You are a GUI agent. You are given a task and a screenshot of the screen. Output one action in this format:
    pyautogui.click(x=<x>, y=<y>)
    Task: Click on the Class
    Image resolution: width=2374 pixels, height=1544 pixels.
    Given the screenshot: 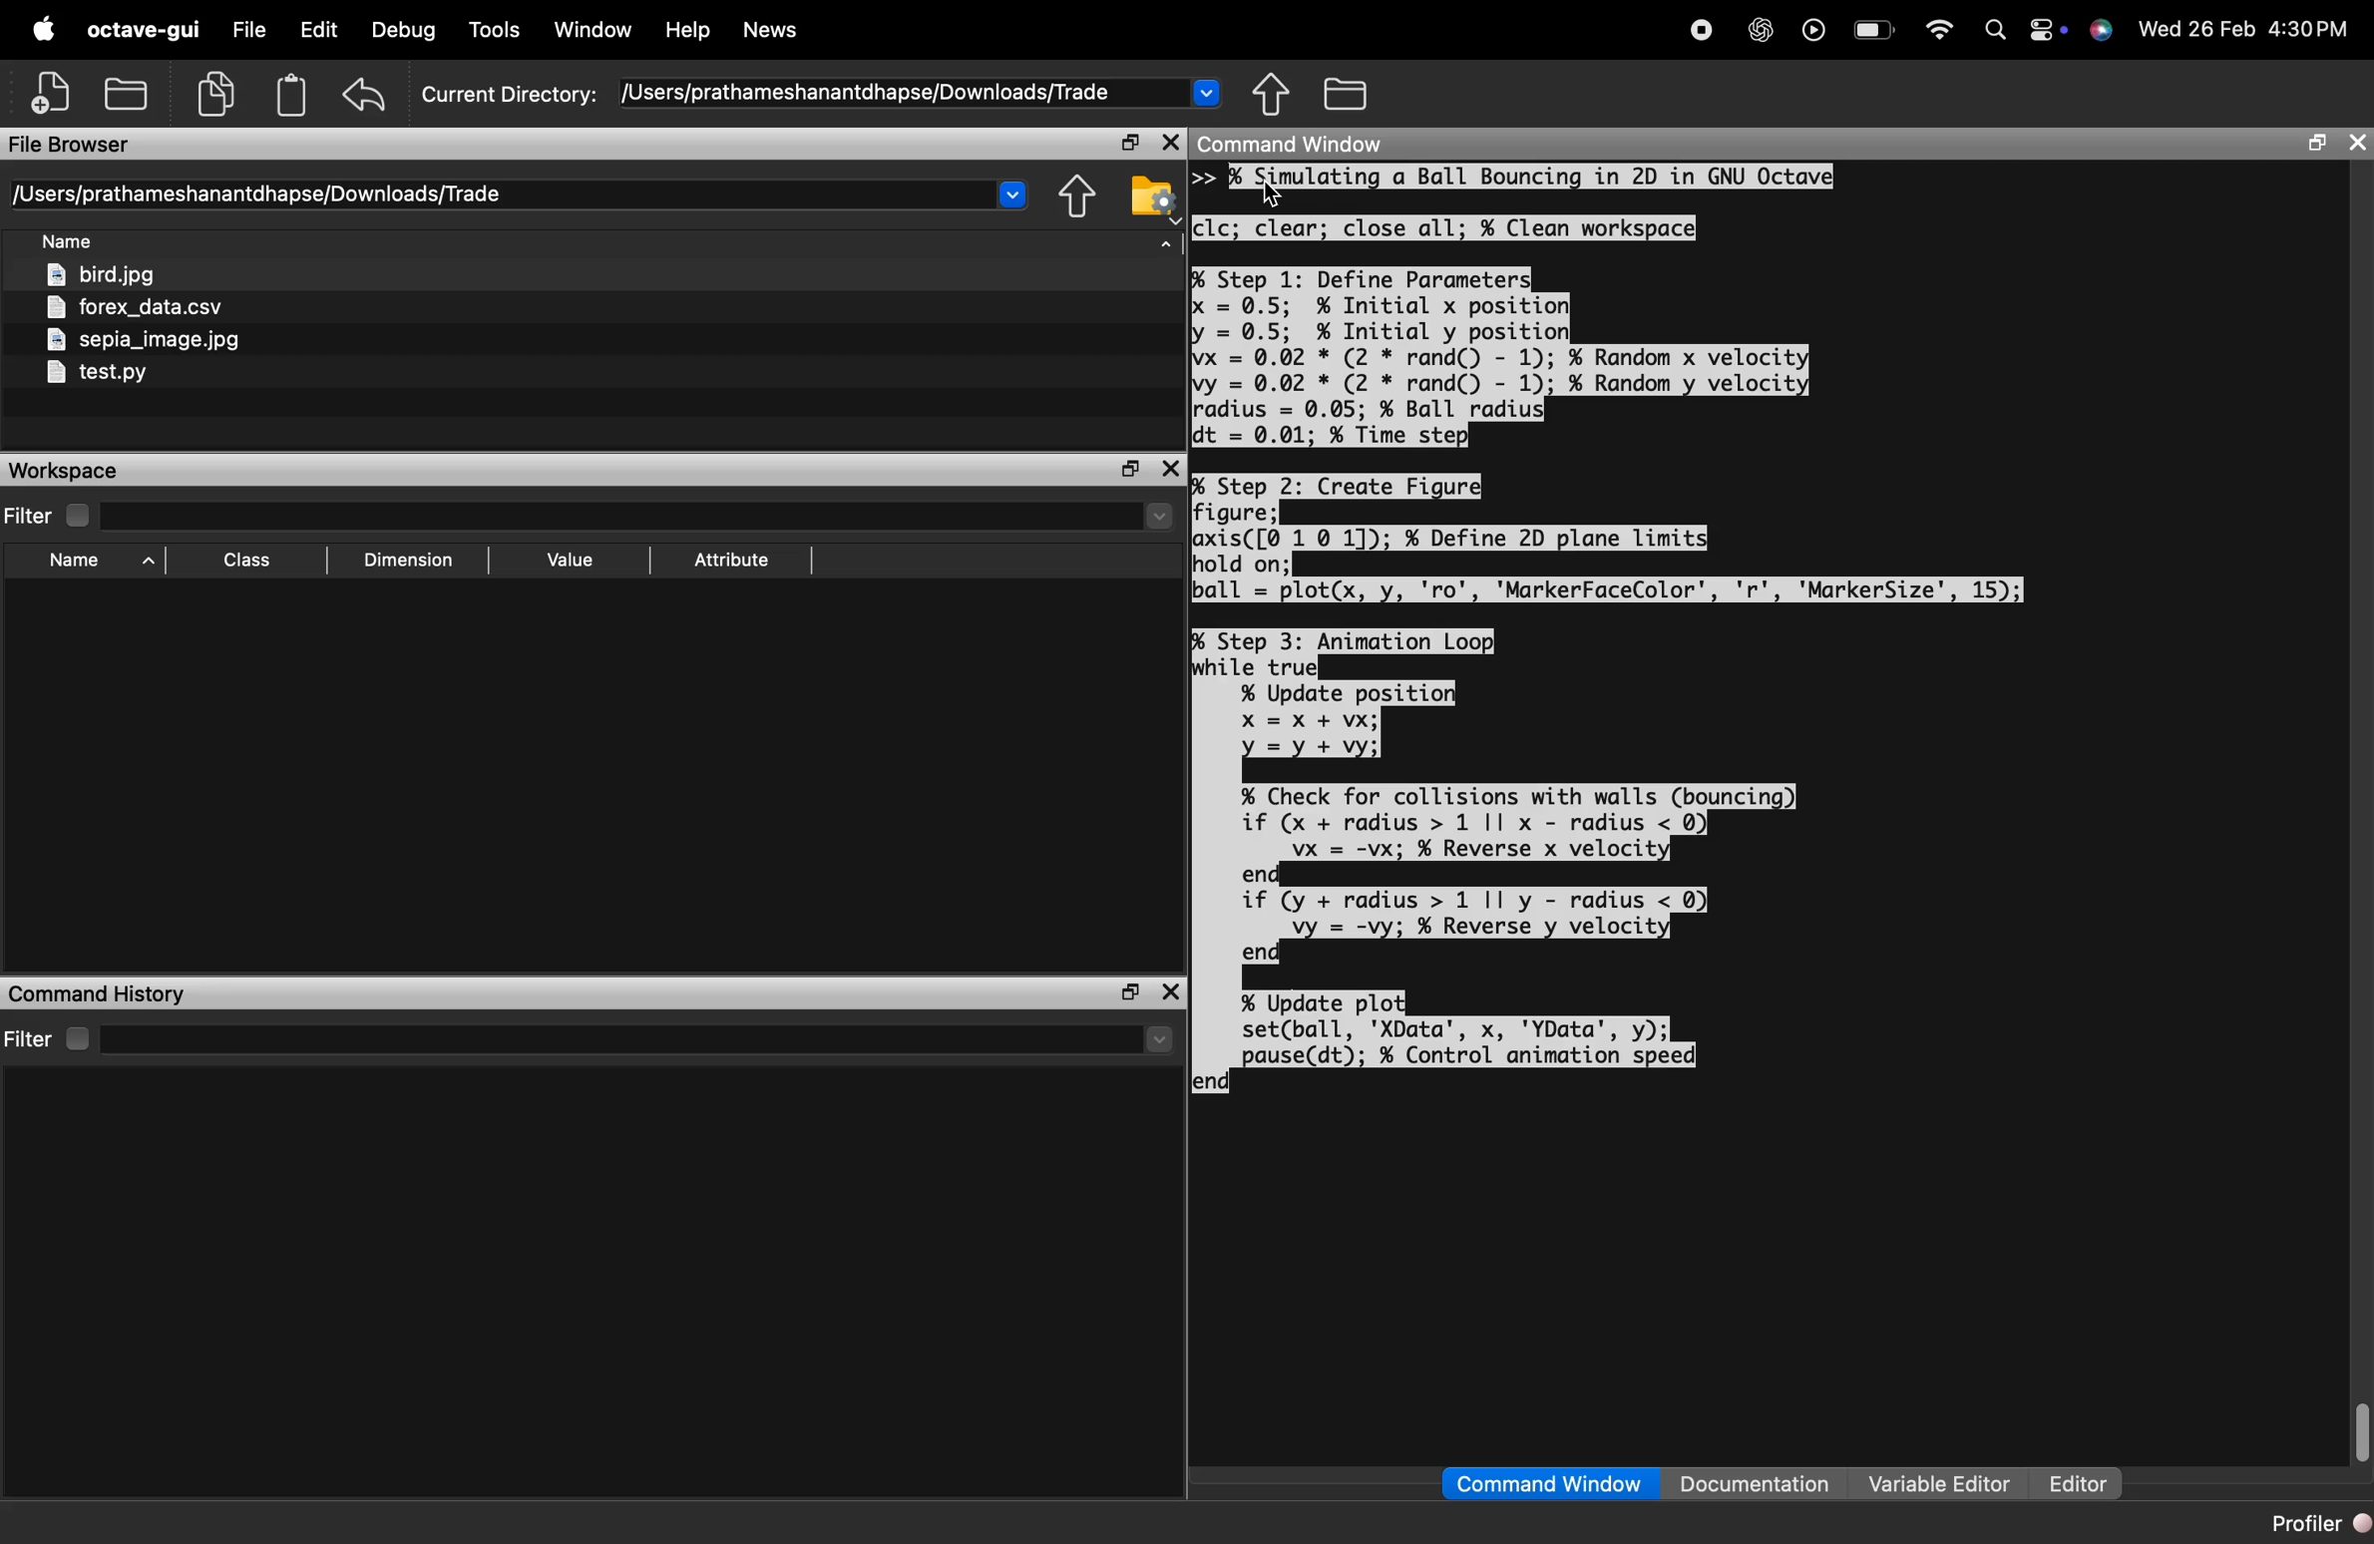 What is the action you would take?
    pyautogui.click(x=248, y=561)
    